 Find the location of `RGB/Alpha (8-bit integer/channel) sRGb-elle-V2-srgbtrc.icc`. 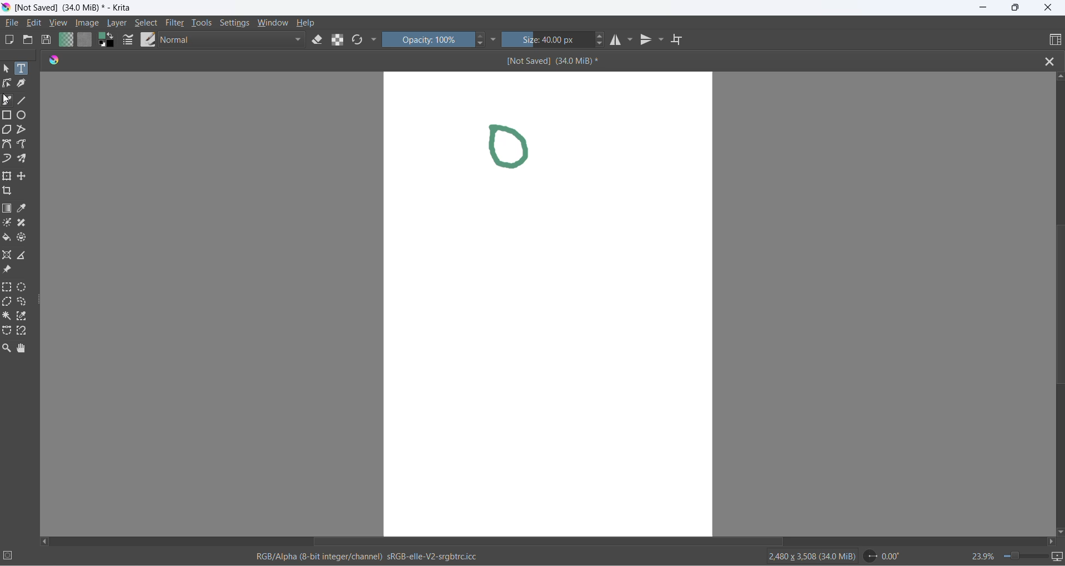

RGB/Alpha (8-bit integer/channel) sRGb-elle-V2-srgbtrc.icc is located at coordinates (369, 558).